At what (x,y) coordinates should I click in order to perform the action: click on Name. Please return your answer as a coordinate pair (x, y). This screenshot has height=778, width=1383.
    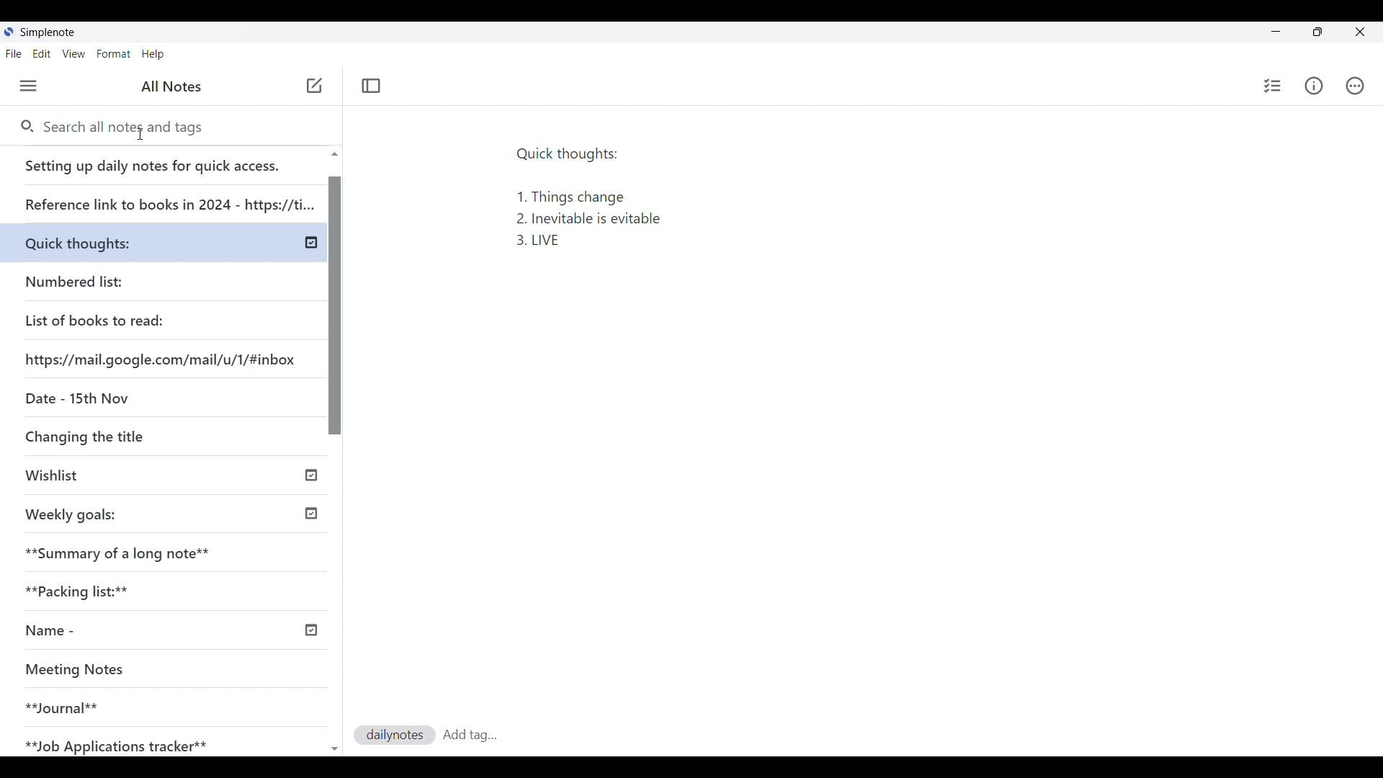
    Looking at the image, I should click on (103, 631).